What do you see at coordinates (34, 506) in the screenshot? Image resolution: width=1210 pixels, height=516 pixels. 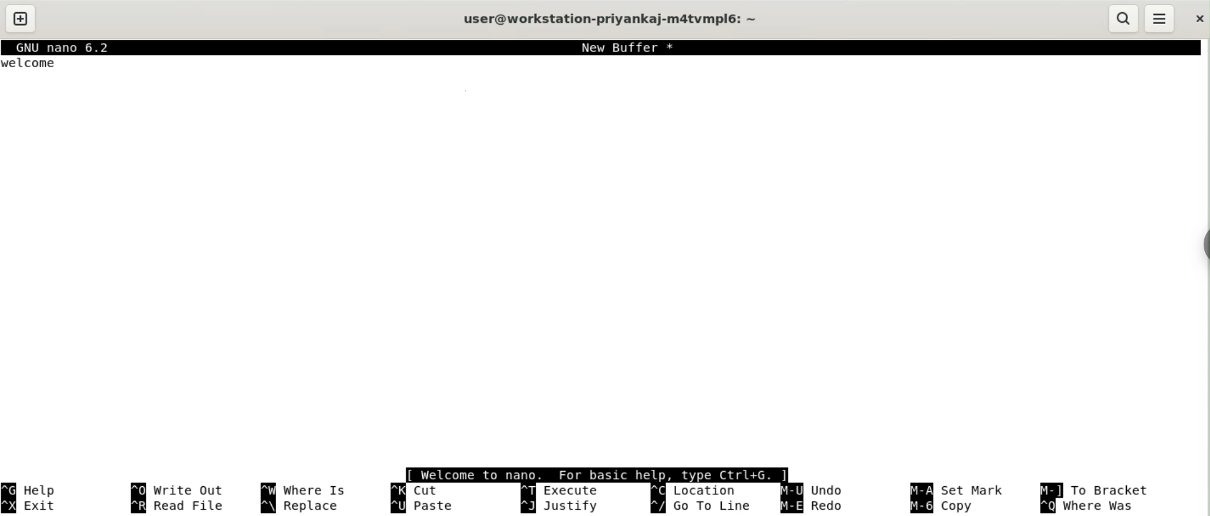 I see `exit` at bounding box center [34, 506].